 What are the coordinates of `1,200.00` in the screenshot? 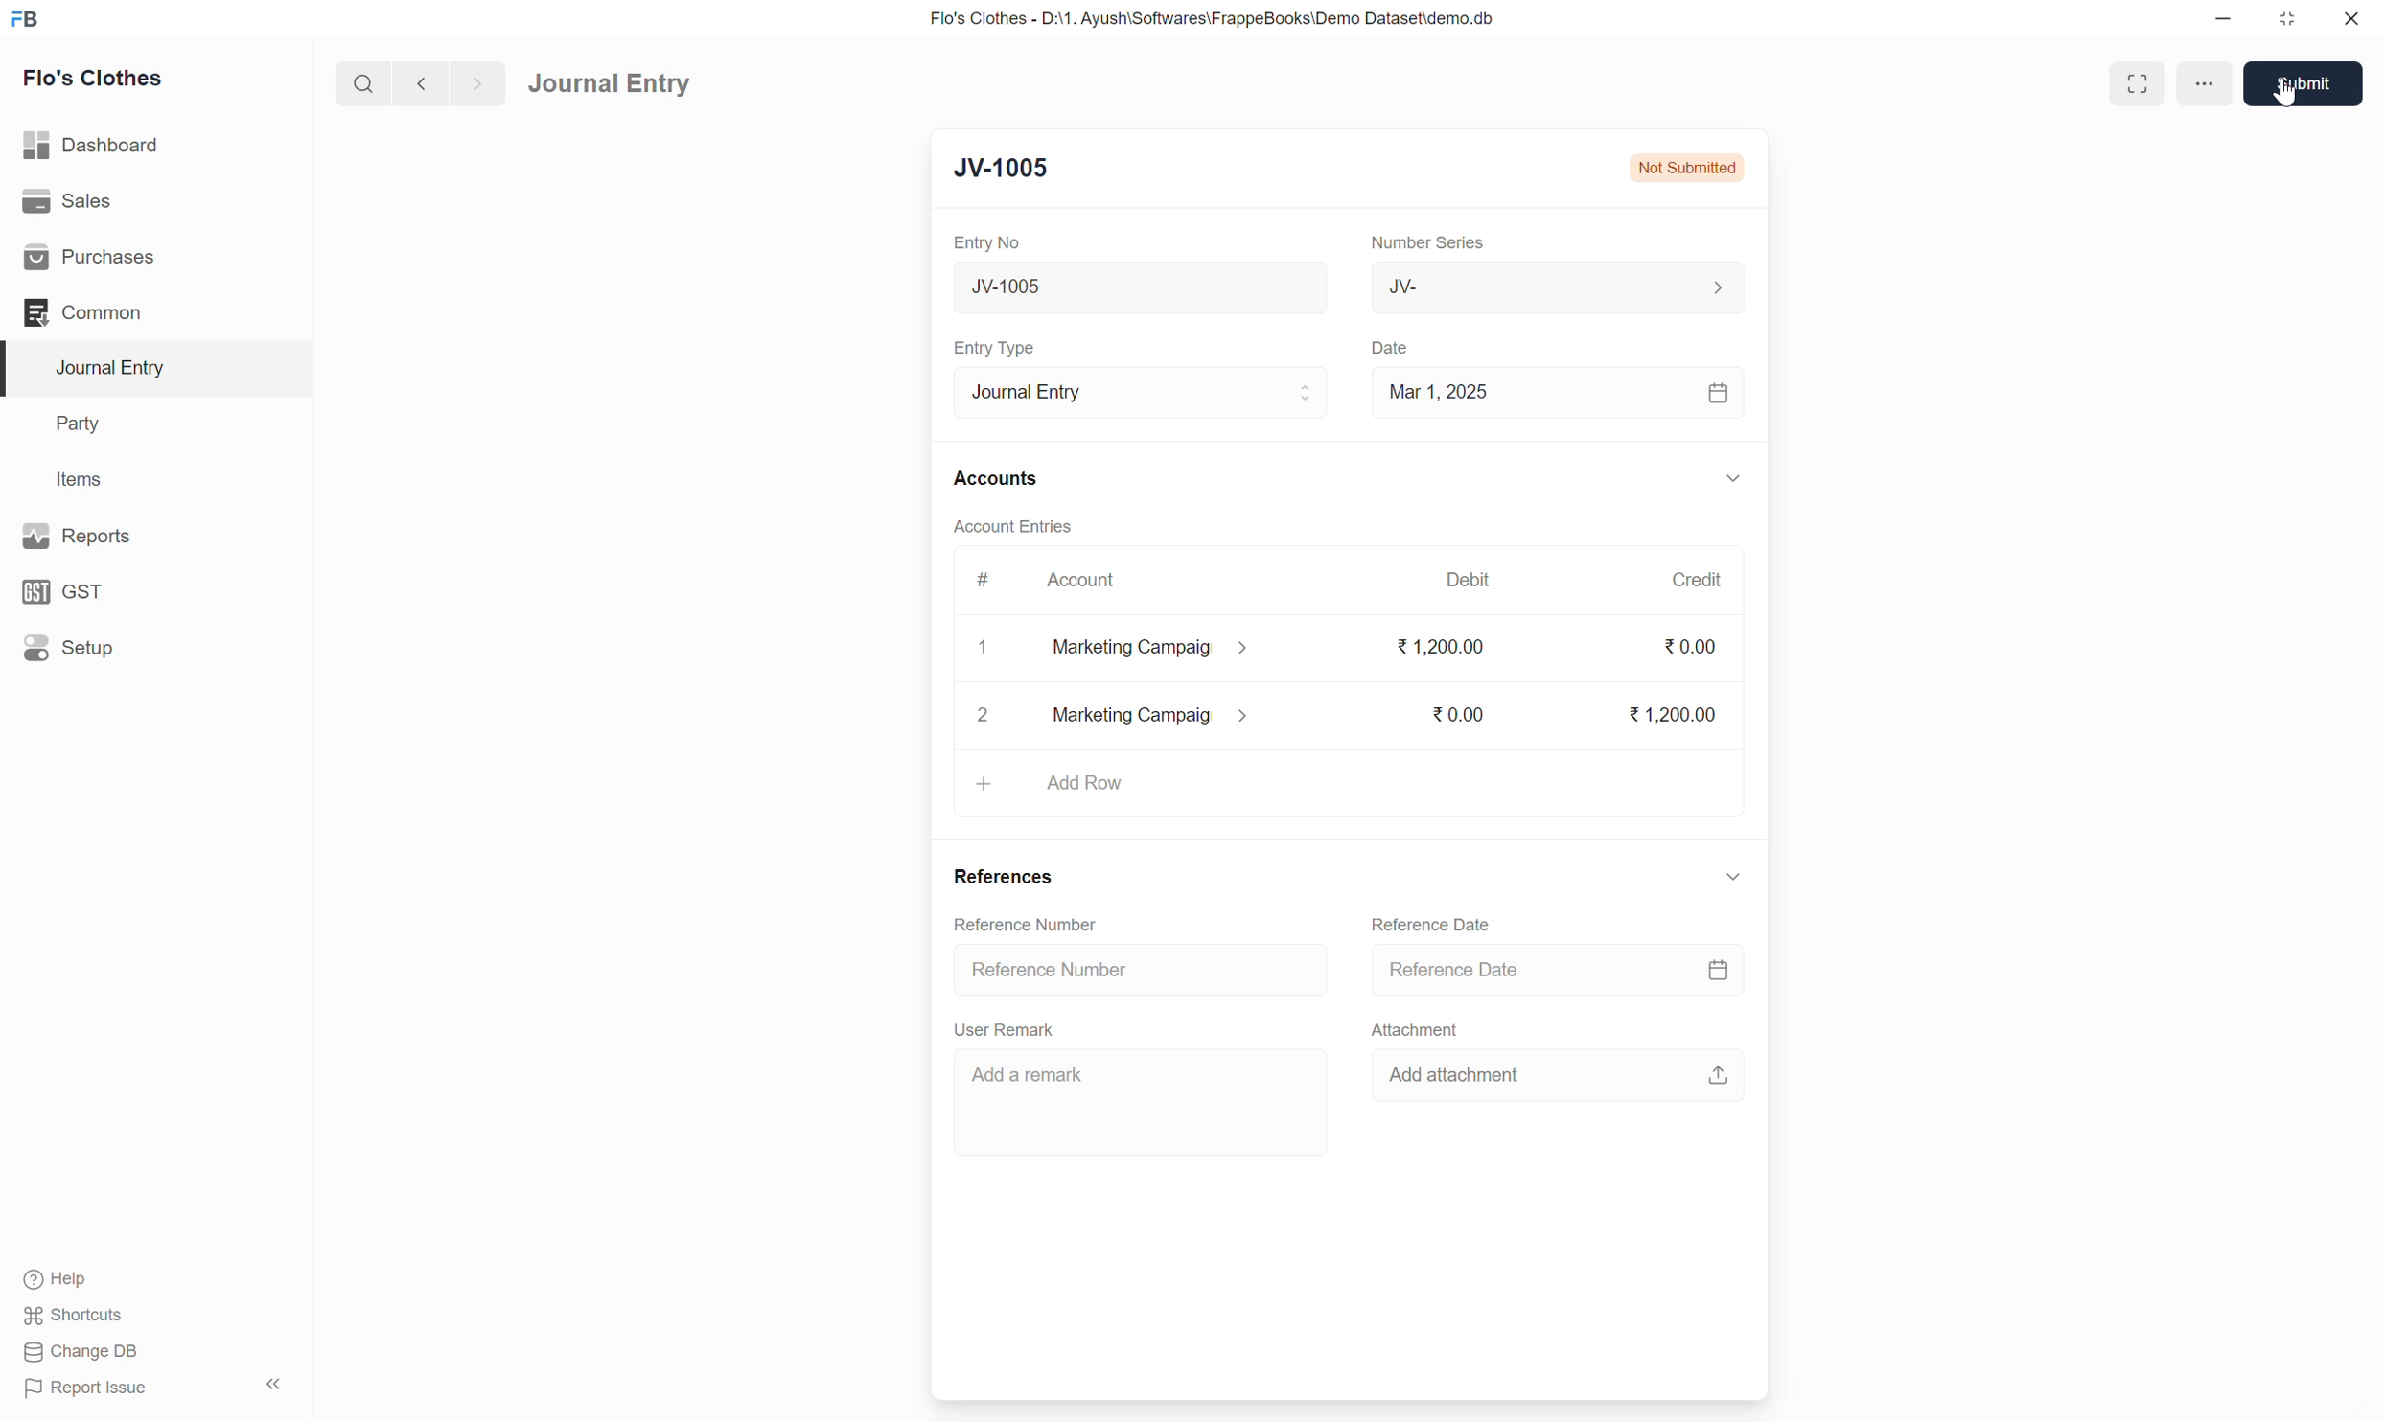 It's located at (1671, 714).